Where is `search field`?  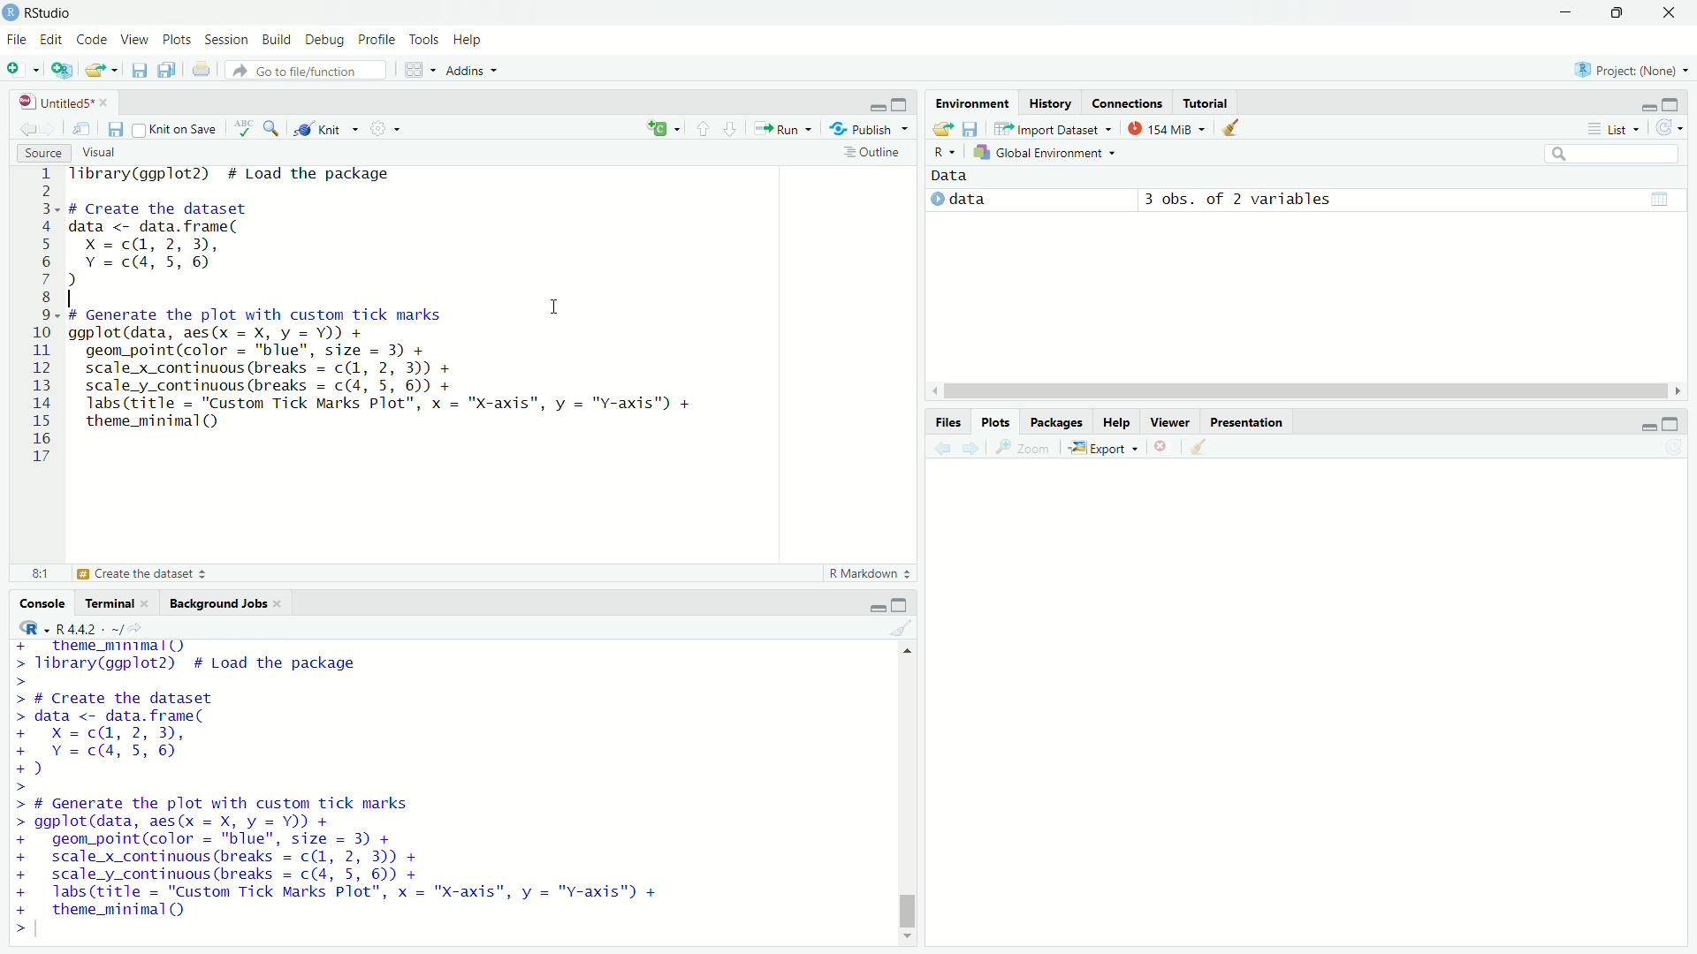 search field is located at coordinates (1616, 156).